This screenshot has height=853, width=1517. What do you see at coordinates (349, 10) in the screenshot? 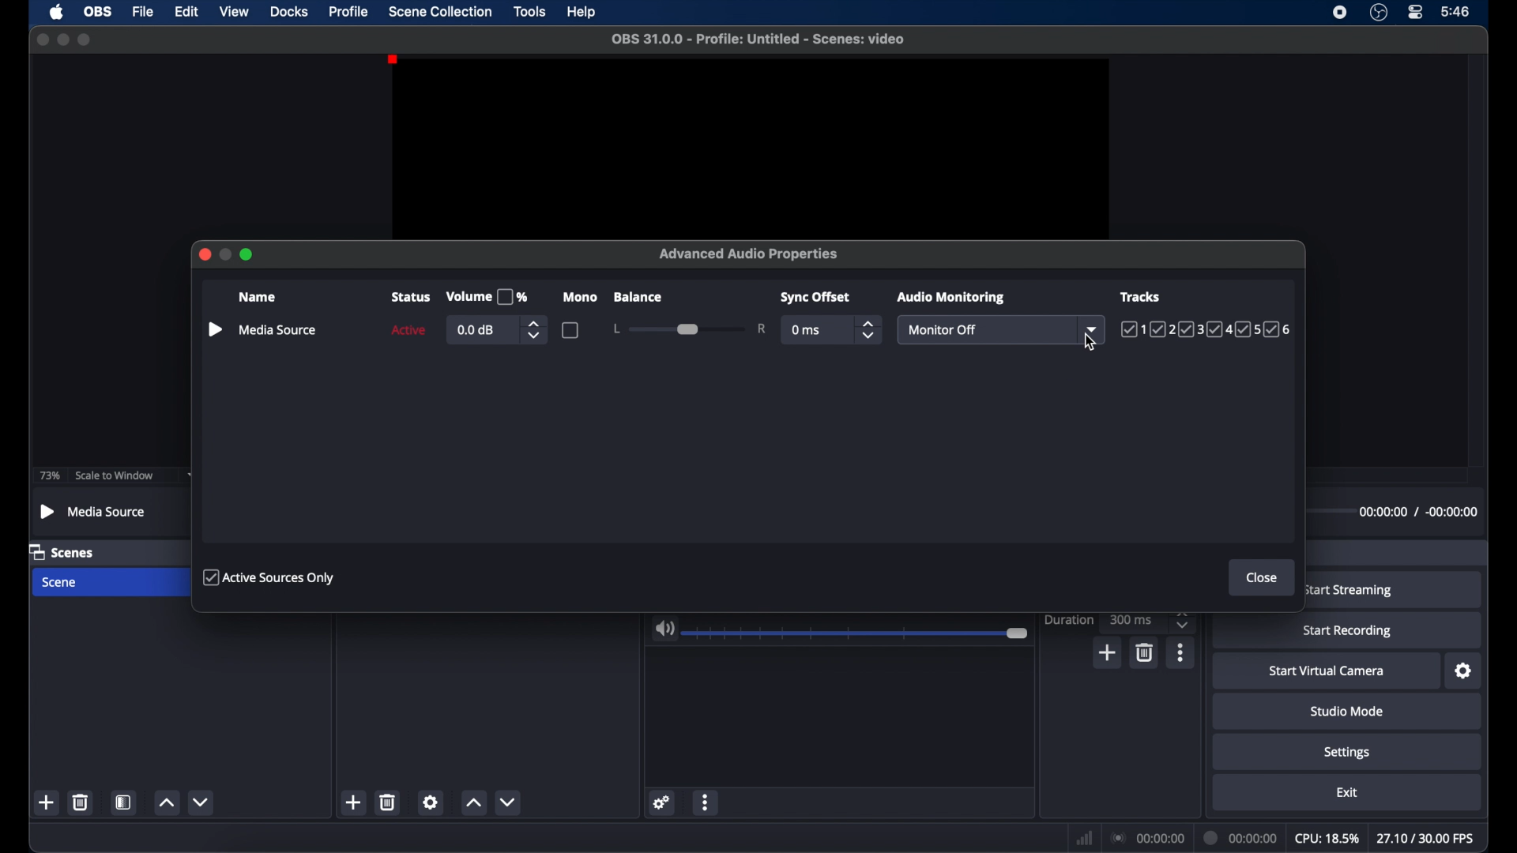
I see `profile` at bounding box center [349, 10].